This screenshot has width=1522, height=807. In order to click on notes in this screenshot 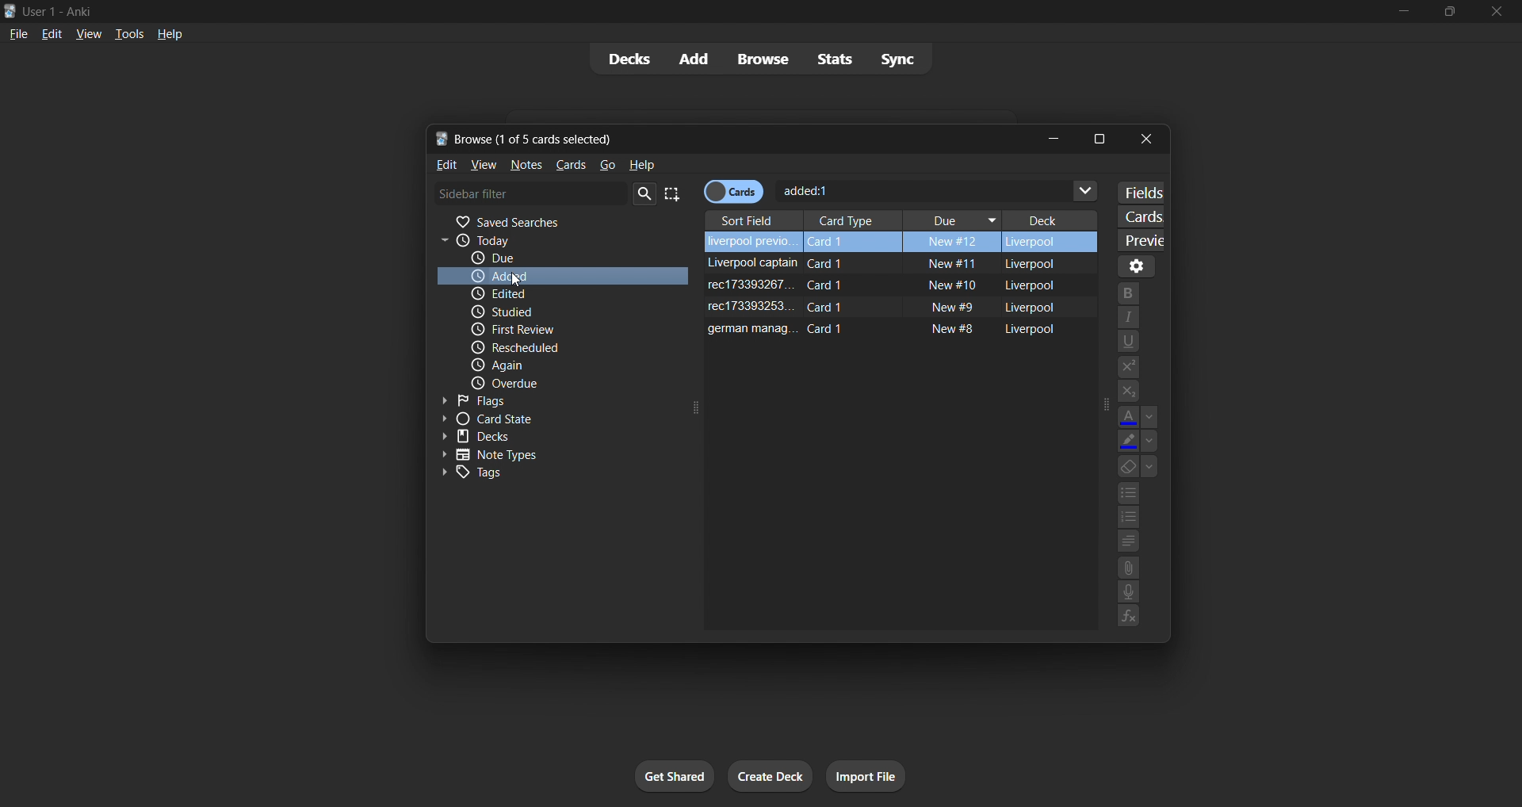, I will do `click(530, 164)`.